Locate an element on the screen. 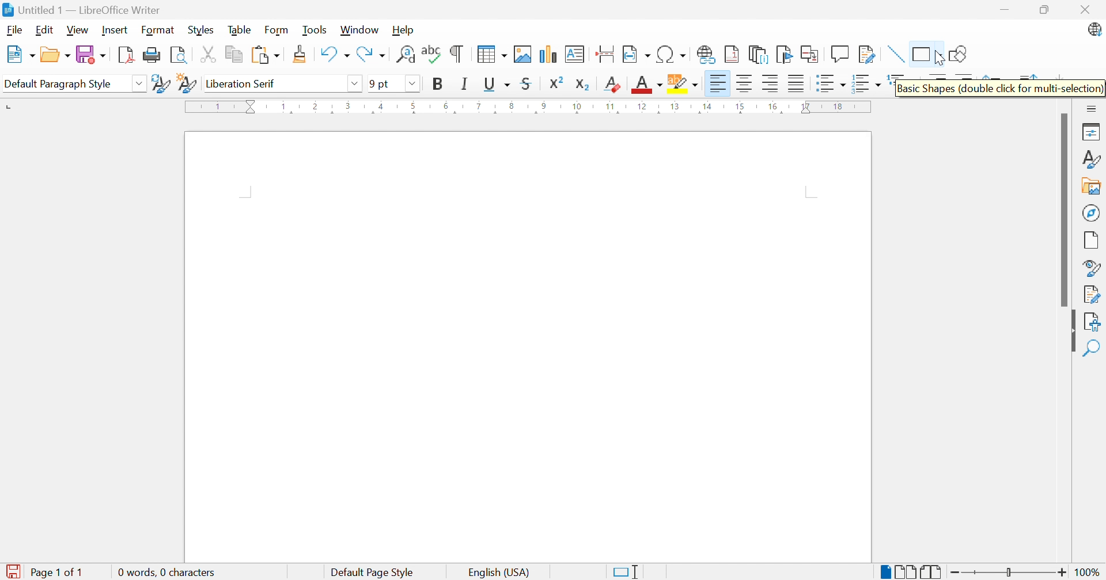 The width and height of the screenshot is (1106, 580). Insert chart is located at coordinates (546, 54).